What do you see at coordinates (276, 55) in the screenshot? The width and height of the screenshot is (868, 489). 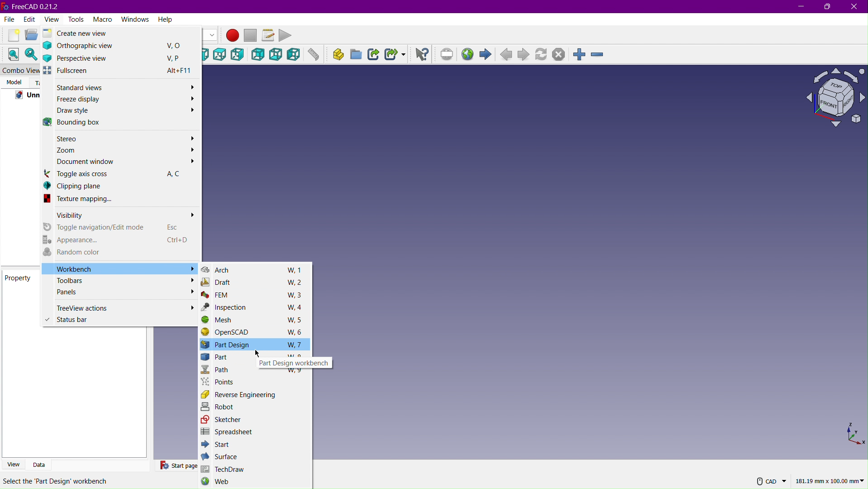 I see `Bottom` at bounding box center [276, 55].